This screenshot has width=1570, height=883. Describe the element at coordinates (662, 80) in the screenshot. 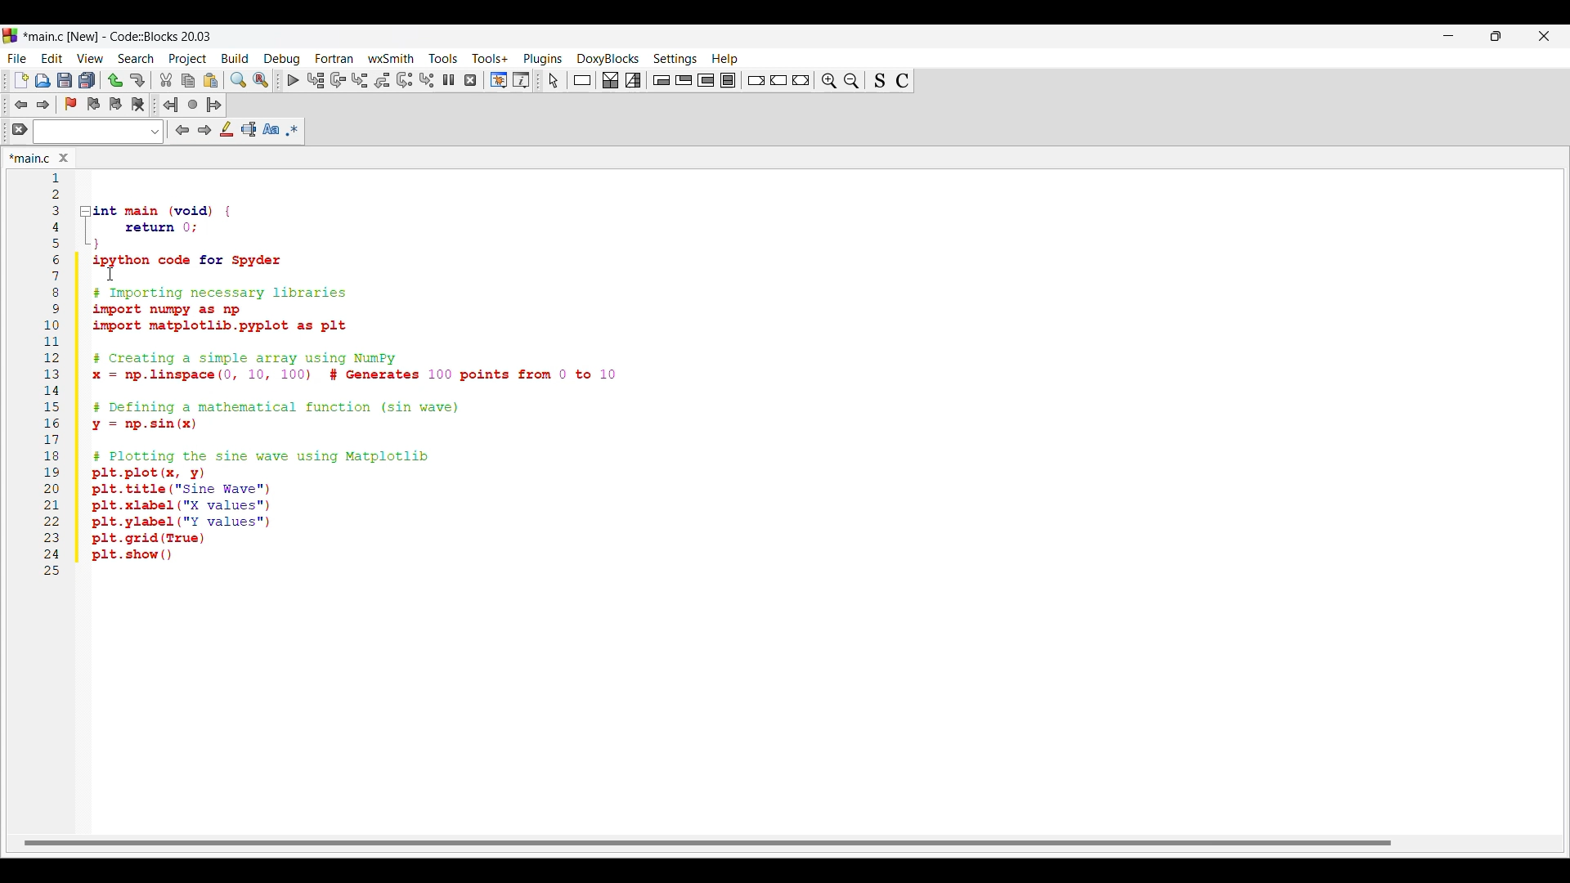

I see `Entry condition loop` at that location.